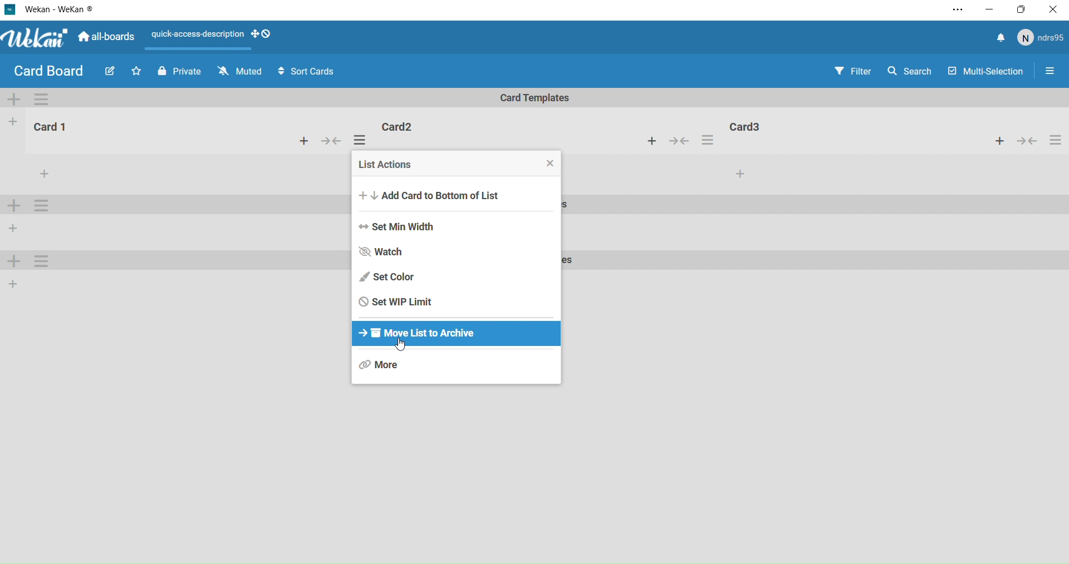 The image size is (1069, 564). I want to click on add, so click(303, 141).